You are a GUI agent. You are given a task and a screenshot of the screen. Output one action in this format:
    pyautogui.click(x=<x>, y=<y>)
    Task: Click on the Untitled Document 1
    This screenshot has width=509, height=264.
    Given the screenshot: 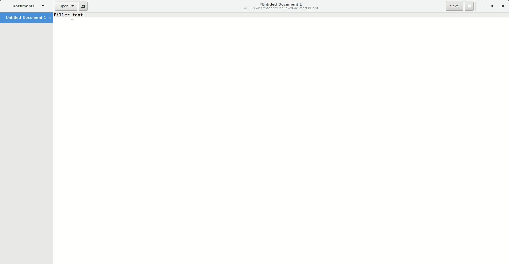 What is the action you would take?
    pyautogui.click(x=282, y=7)
    